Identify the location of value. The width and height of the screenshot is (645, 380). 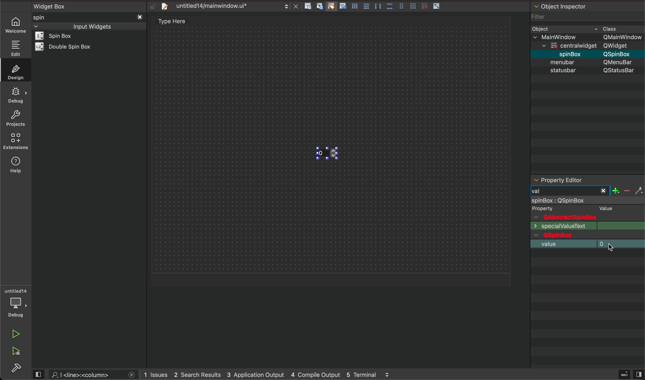
(586, 243).